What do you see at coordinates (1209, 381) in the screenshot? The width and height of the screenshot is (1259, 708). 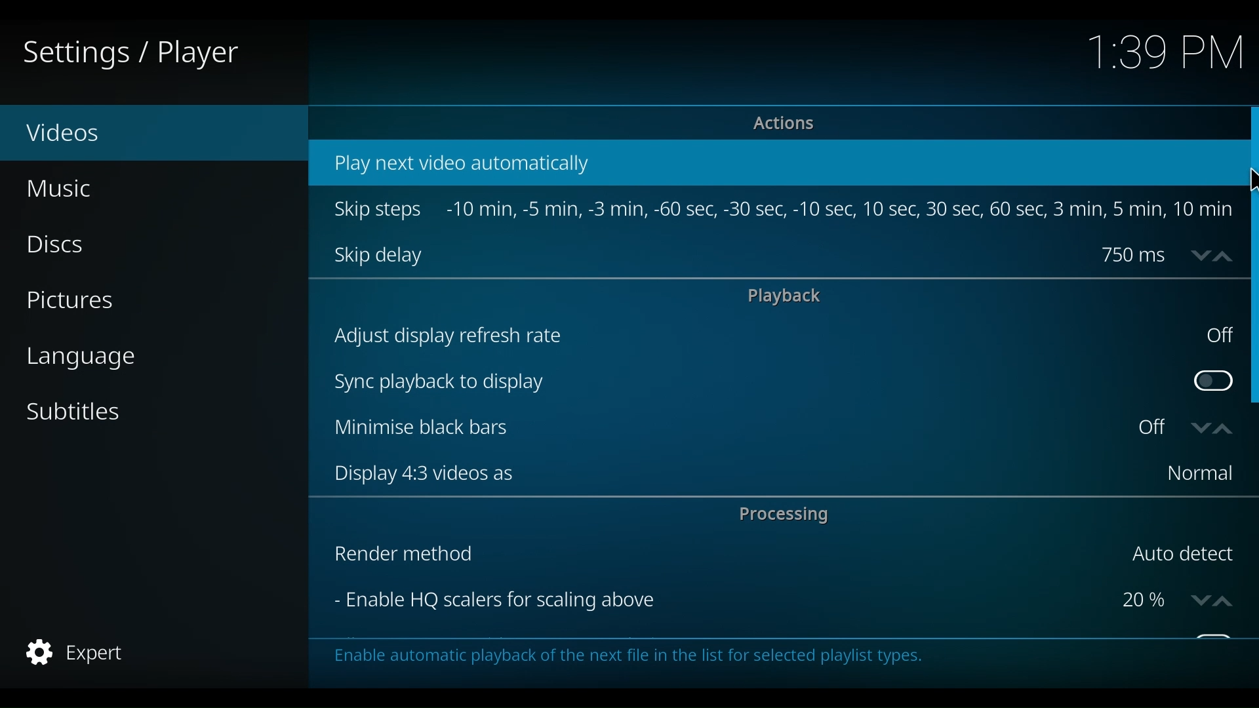 I see `Toggle Sync playback to display` at bounding box center [1209, 381].